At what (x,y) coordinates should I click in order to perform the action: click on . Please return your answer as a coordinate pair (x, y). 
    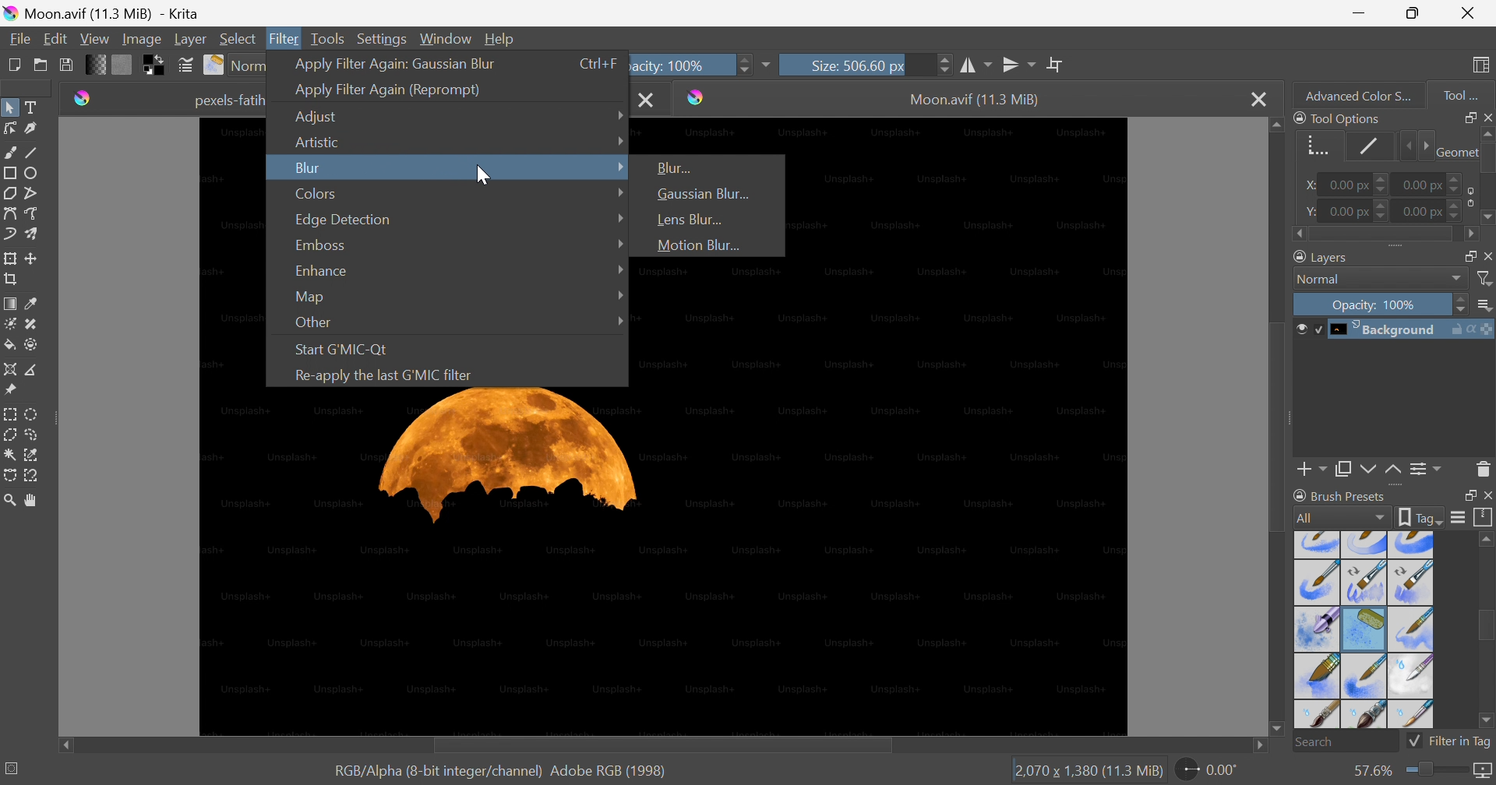
    Looking at the image, I should click on (12, 64).